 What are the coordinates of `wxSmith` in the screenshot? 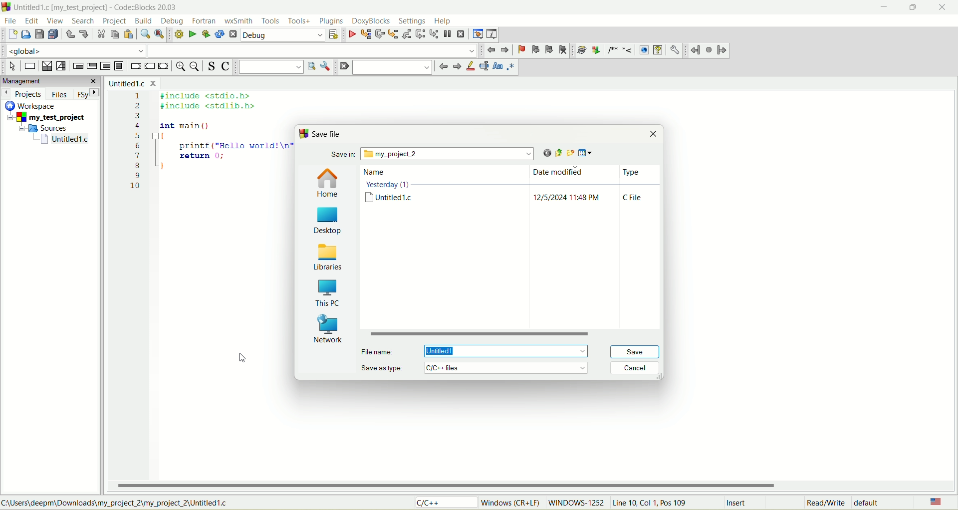 It's located at (240, 22).